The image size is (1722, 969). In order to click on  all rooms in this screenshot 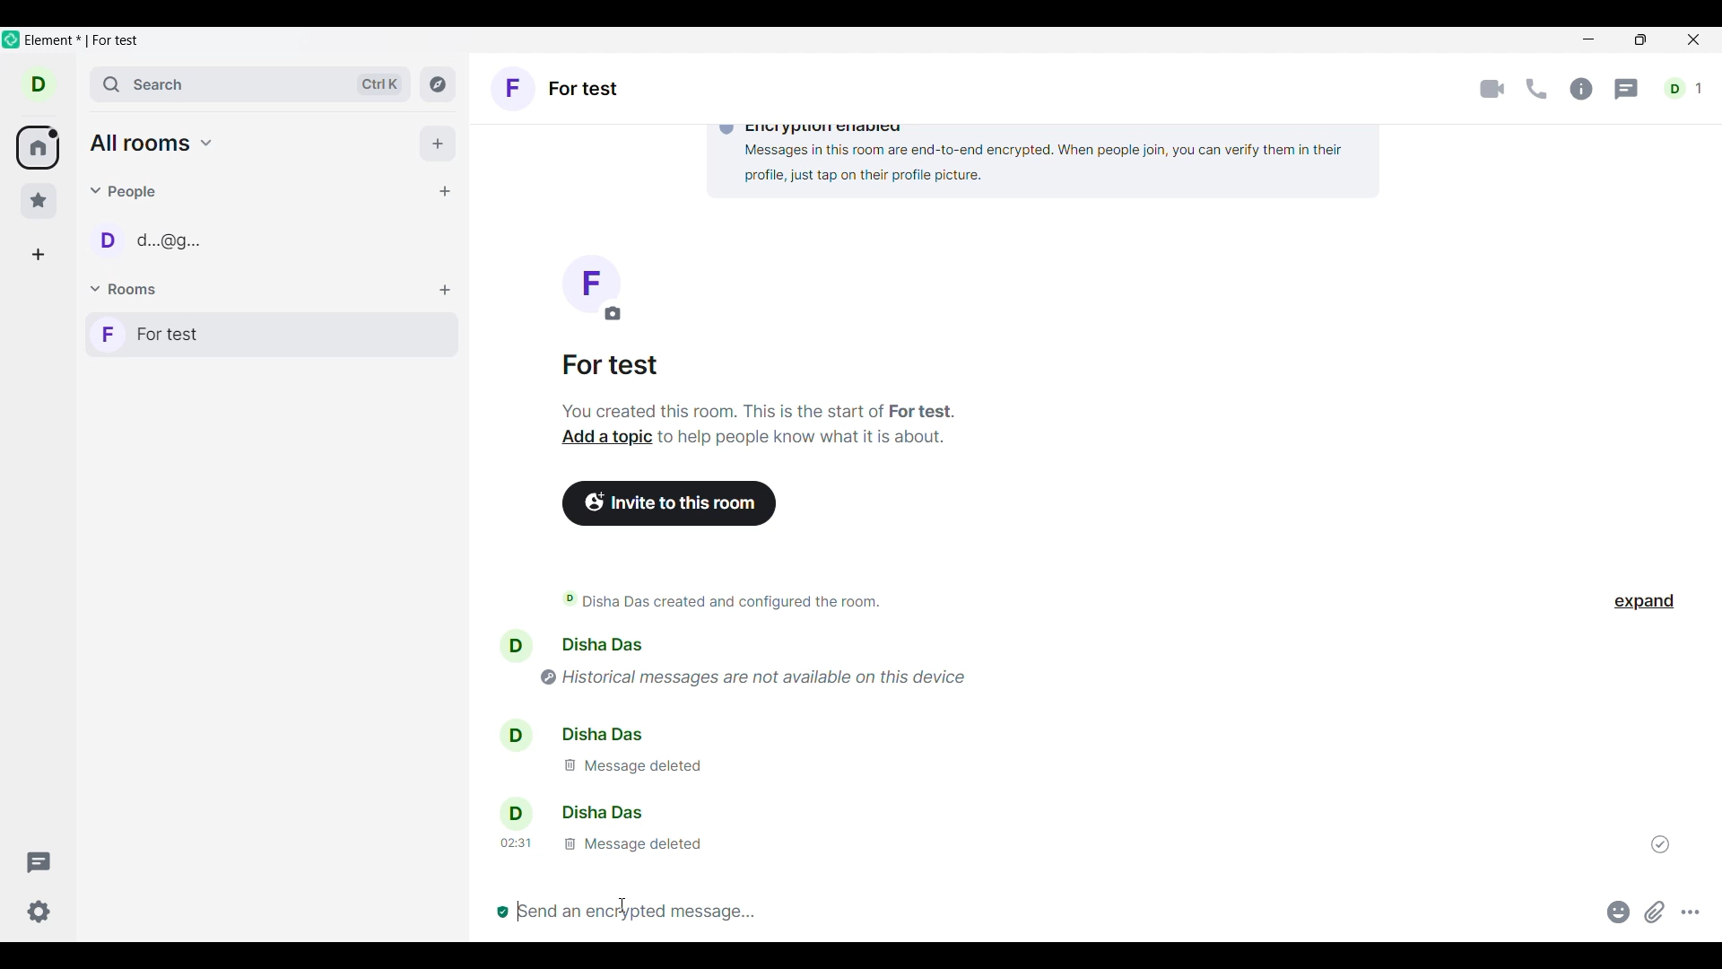, I will do `click(152, 143)`.